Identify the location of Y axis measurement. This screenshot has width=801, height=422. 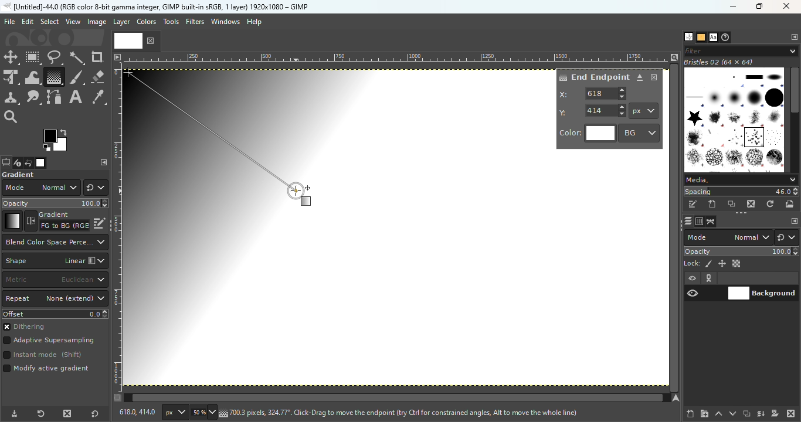
(593, 110).